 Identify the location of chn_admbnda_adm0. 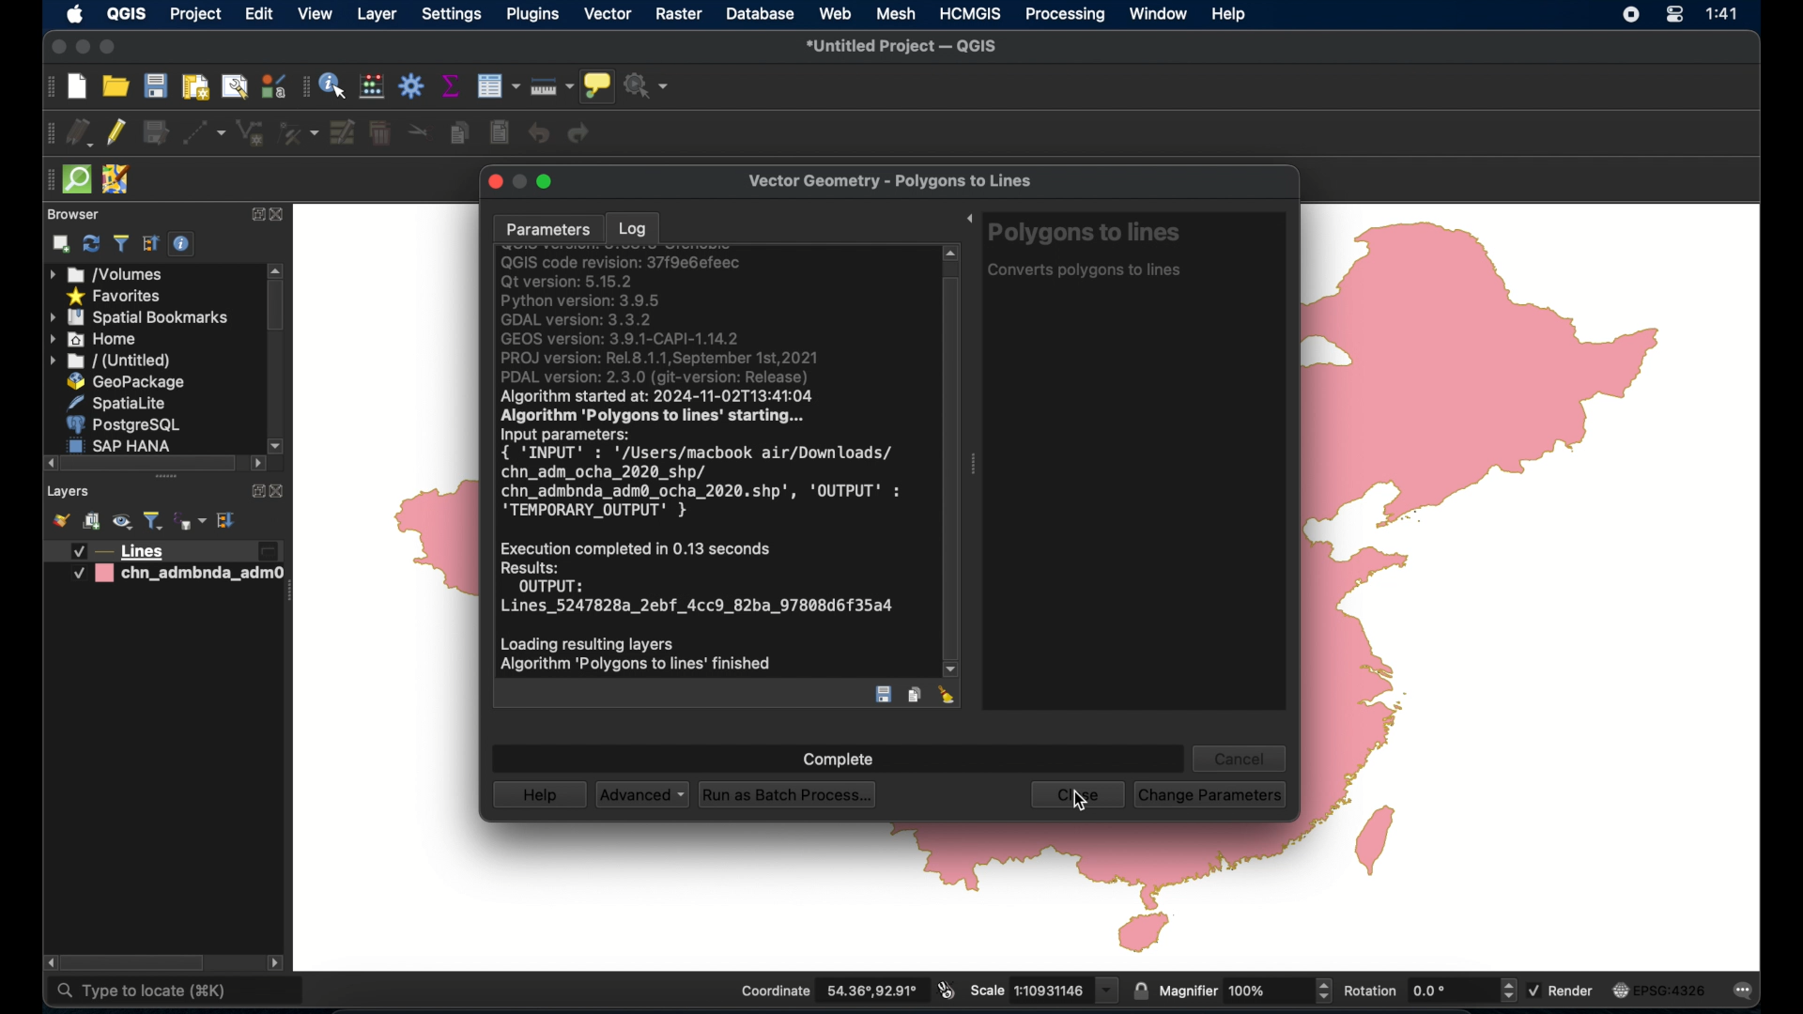
(177, 578).